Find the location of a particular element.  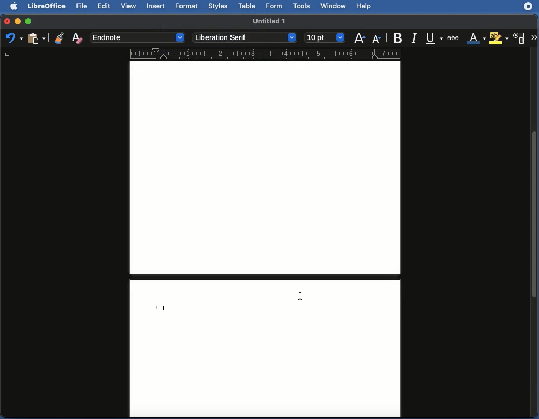

Maximize is located at coordinates (28, 20).